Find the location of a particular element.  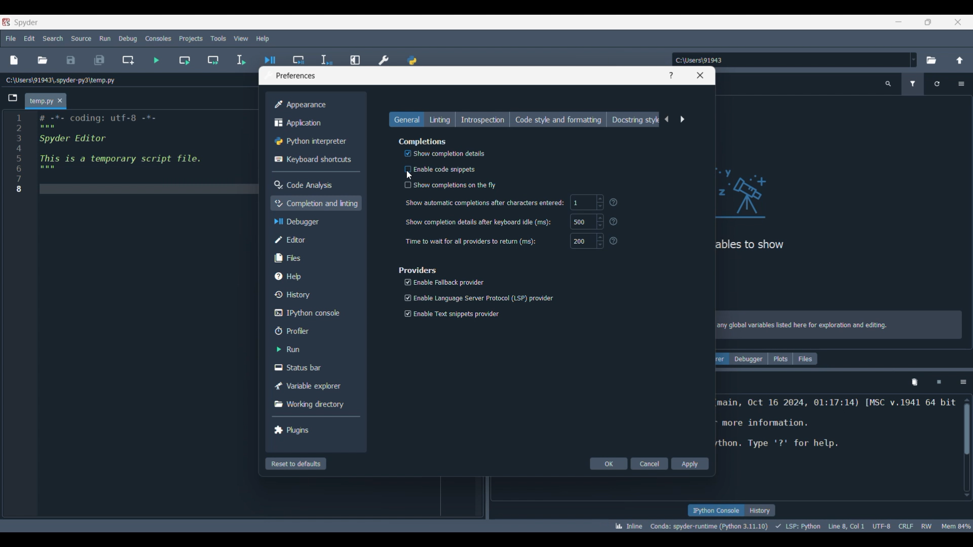

Create new cell at current line is located at coordinates (128, 60).